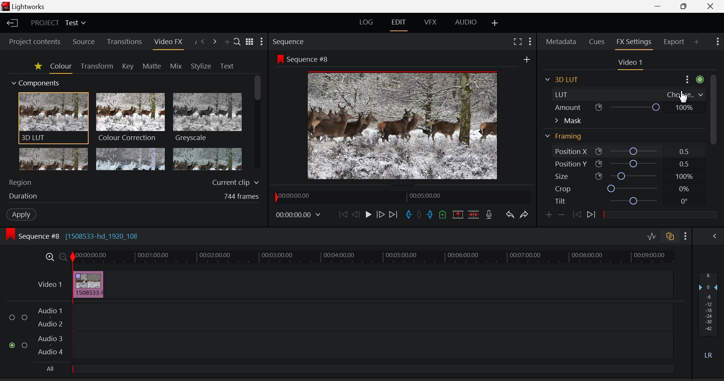 This screenshot has width=724, height=381. I want to click on Window Title, so click(25, 6).